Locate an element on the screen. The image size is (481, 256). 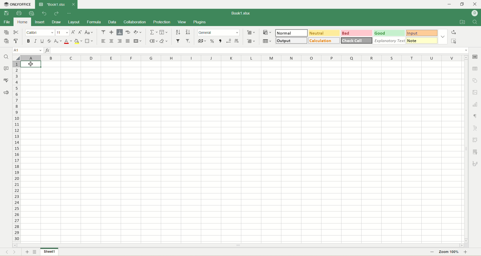
input is located at coordinates (422, 33).